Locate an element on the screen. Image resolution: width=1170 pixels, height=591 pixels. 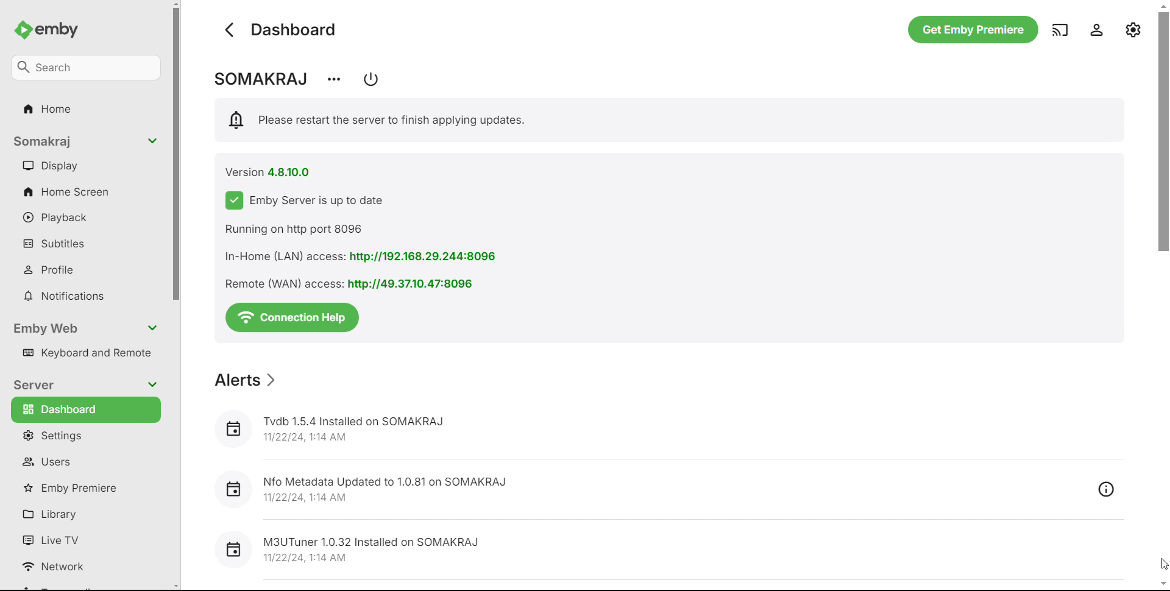
profile is located at coordinates (85, 267).